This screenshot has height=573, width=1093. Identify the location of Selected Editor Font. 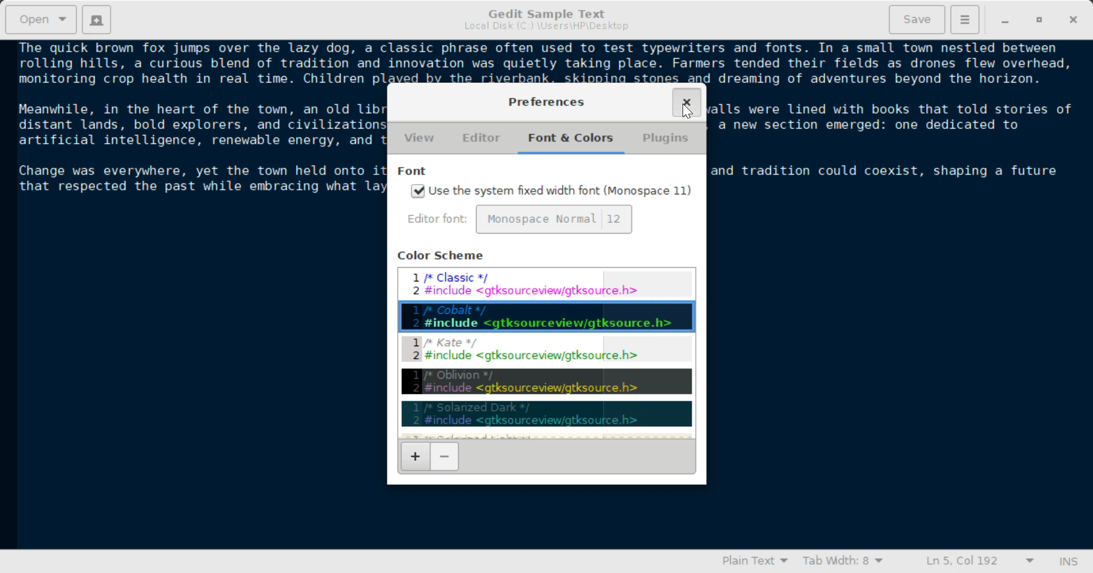
(439, 220).